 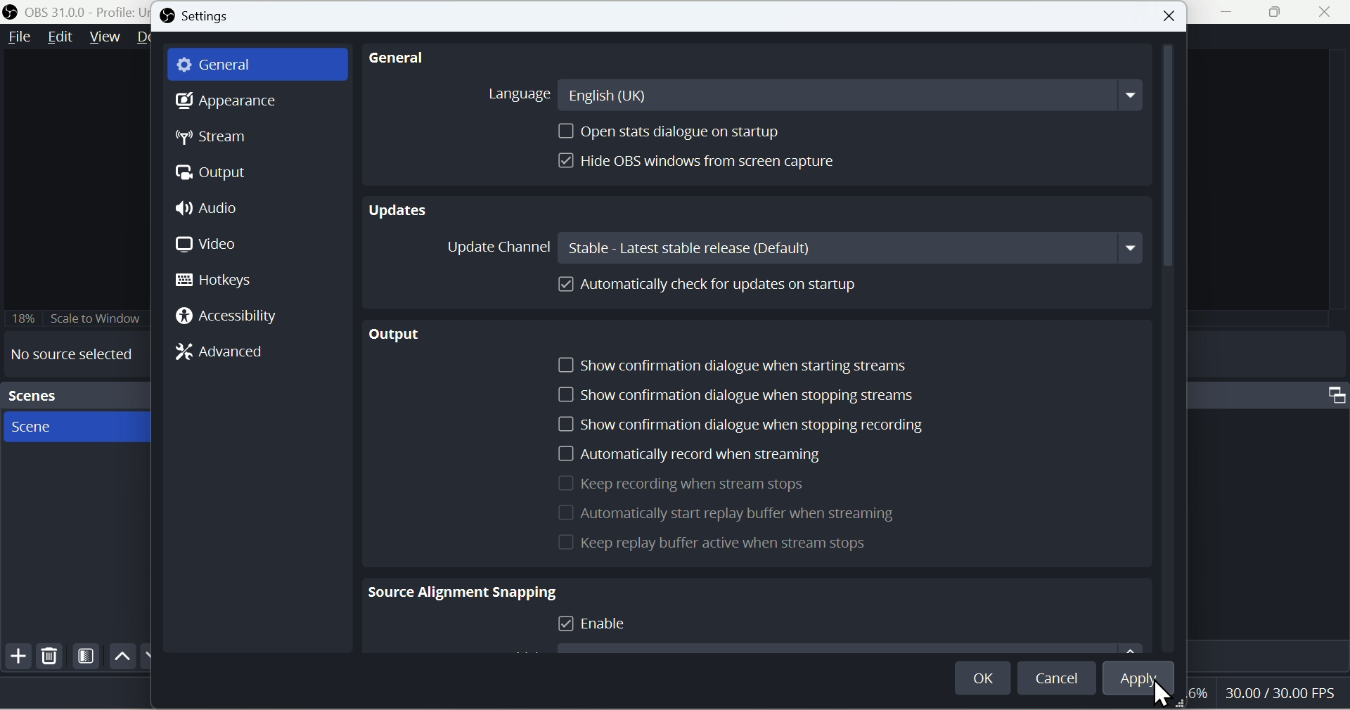 What do you see at coordinates (851, 94) in the screenshot?
I see `English(UK)` at bounding box center [851, 94].